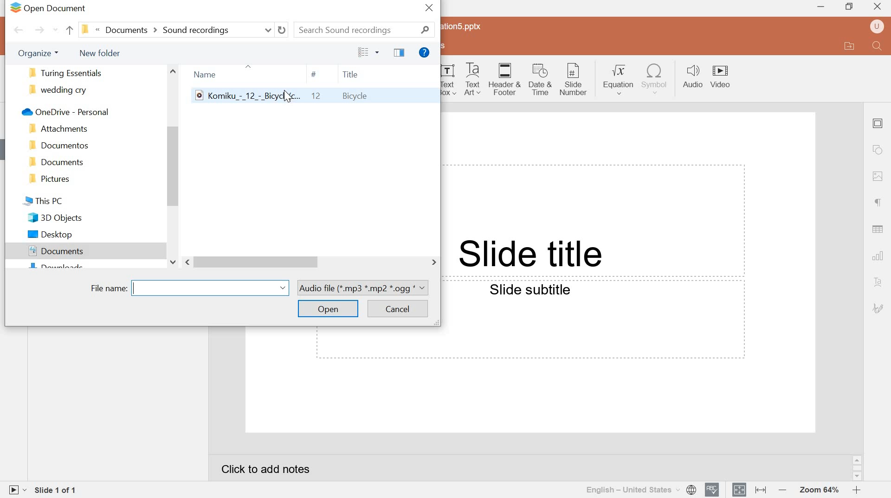 This screenshot has height=498, width=891. Describe the element at coordinates (249, 68) in the screenshot. I see `up` at that location.